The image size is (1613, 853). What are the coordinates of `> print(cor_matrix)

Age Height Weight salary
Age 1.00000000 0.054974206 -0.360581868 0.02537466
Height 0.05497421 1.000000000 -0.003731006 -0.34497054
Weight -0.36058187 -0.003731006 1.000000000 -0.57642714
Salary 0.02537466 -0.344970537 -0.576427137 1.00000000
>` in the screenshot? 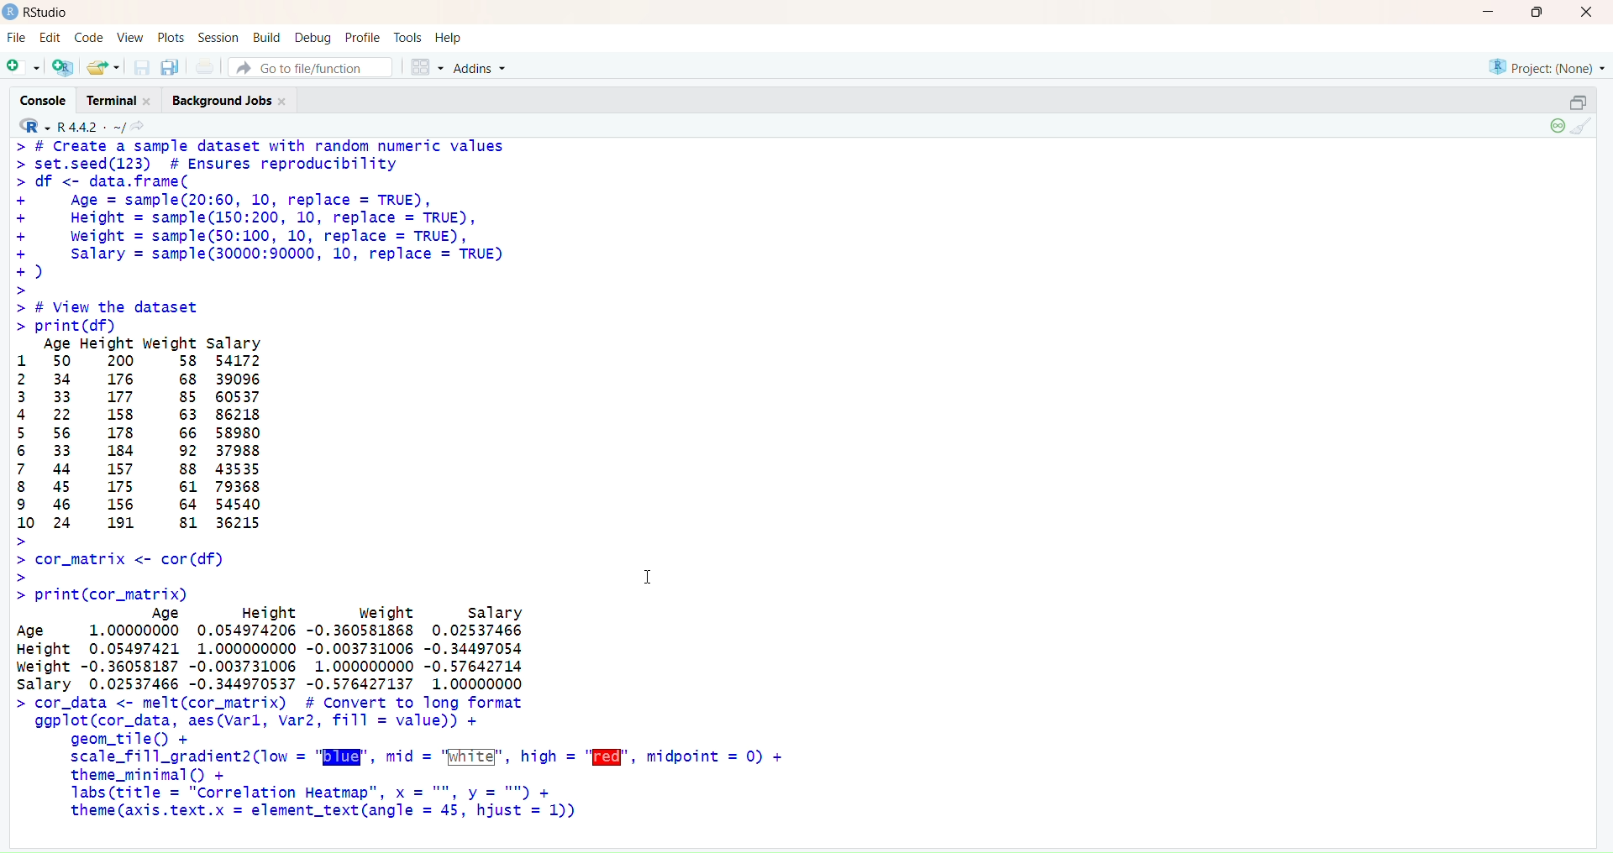 It's located at (277, 639).